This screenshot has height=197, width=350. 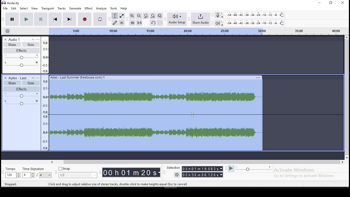 I want to click on solo, so click(x=31, y=44).